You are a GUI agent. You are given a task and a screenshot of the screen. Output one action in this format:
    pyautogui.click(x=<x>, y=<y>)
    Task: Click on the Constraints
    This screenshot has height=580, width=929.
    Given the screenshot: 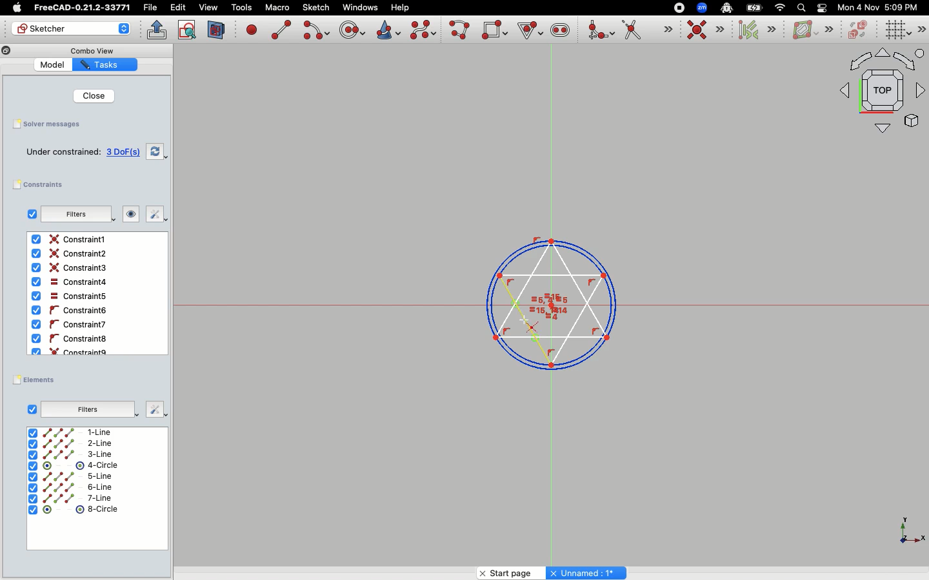 What is the action you would take?
    pyautogui.click(x=43, y=185)
    